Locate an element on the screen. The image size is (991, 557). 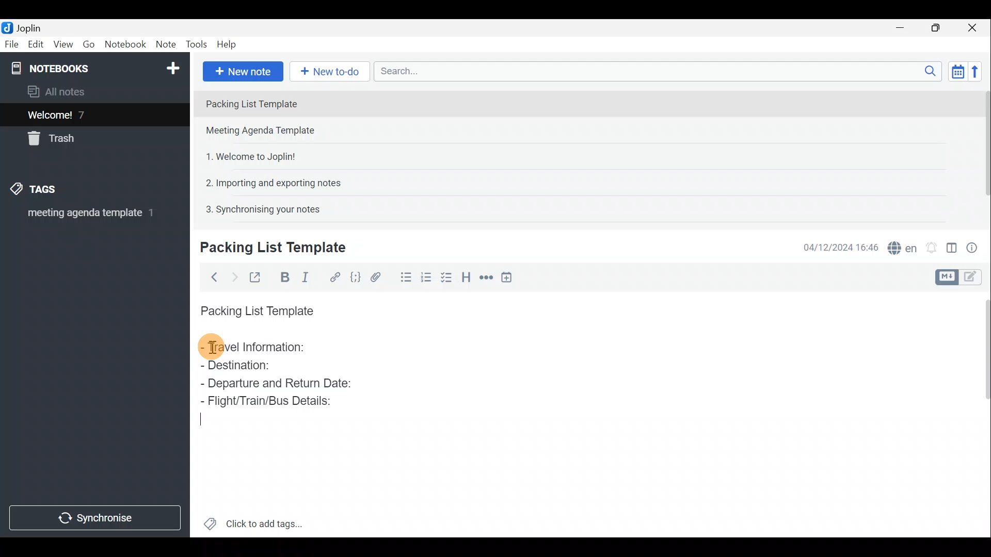
Search bar is located at coordinates (655, 72).